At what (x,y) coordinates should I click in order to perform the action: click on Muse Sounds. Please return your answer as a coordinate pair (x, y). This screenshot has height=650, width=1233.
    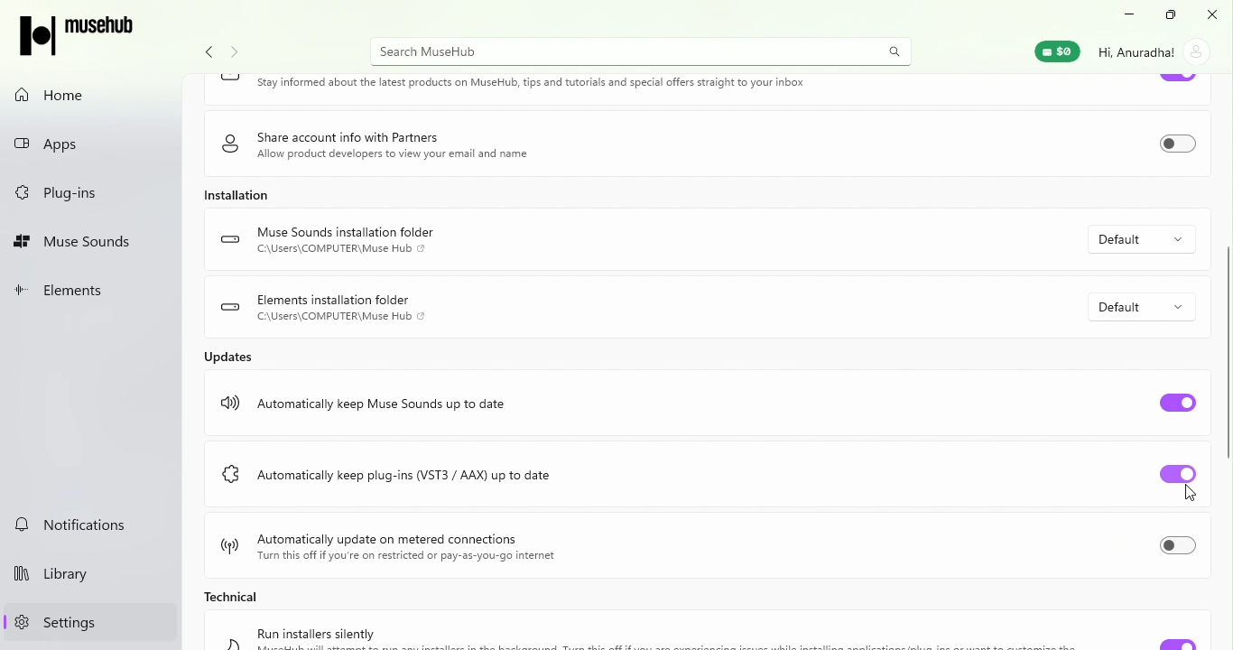
    Looking at the image, I should click on (88, 243).